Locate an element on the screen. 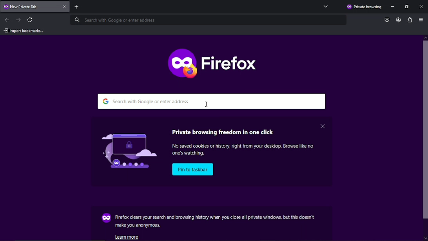 Image resolution: width=428 pixels, height=241 pixels. import bookmarks is located at coordinates (24, 31).